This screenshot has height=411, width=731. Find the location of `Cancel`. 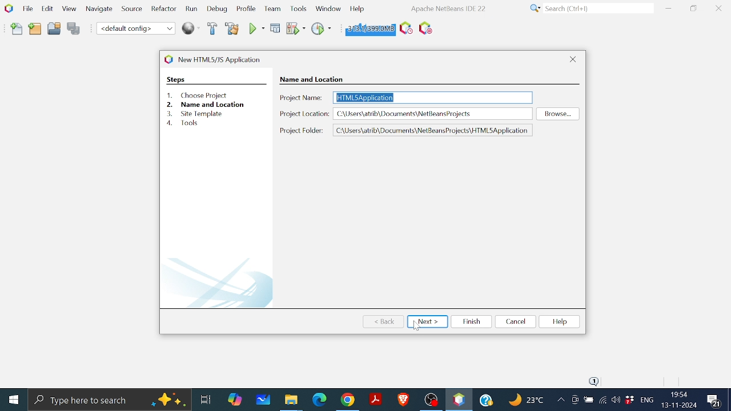

Cancel is located at coordinates (515, 321).